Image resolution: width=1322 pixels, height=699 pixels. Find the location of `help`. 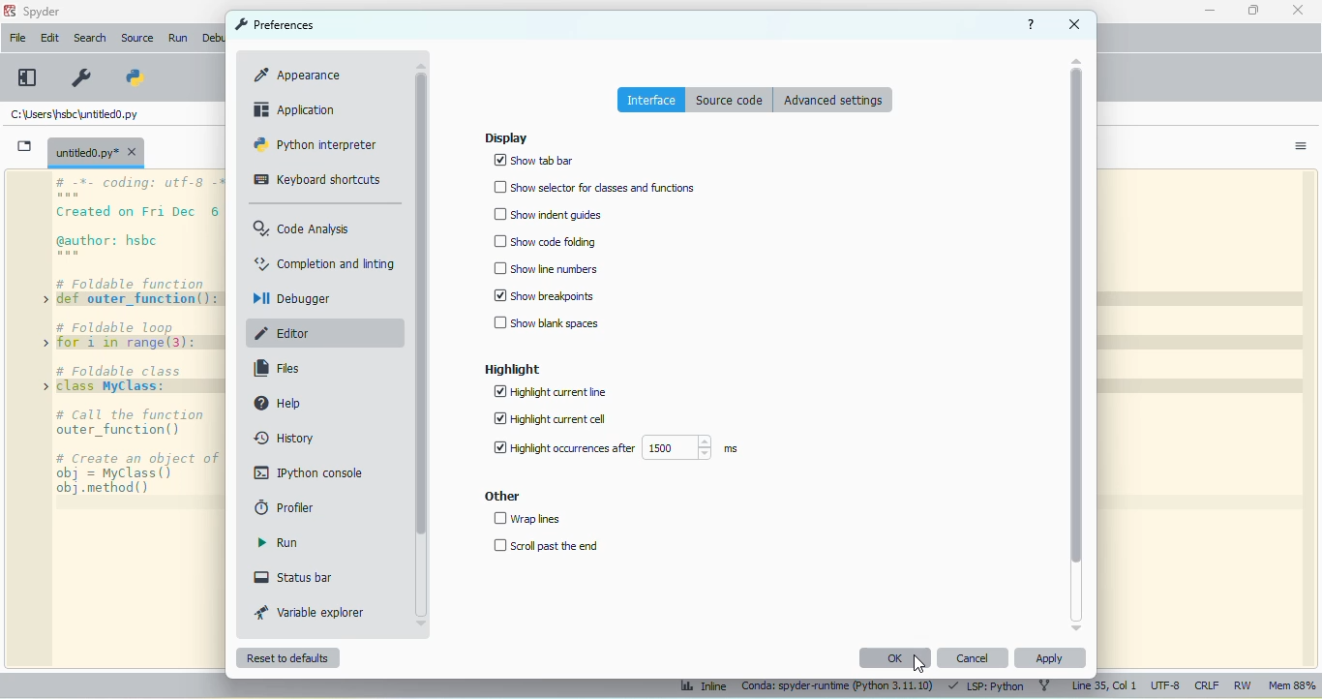

help is located at coordinates (278, 403).